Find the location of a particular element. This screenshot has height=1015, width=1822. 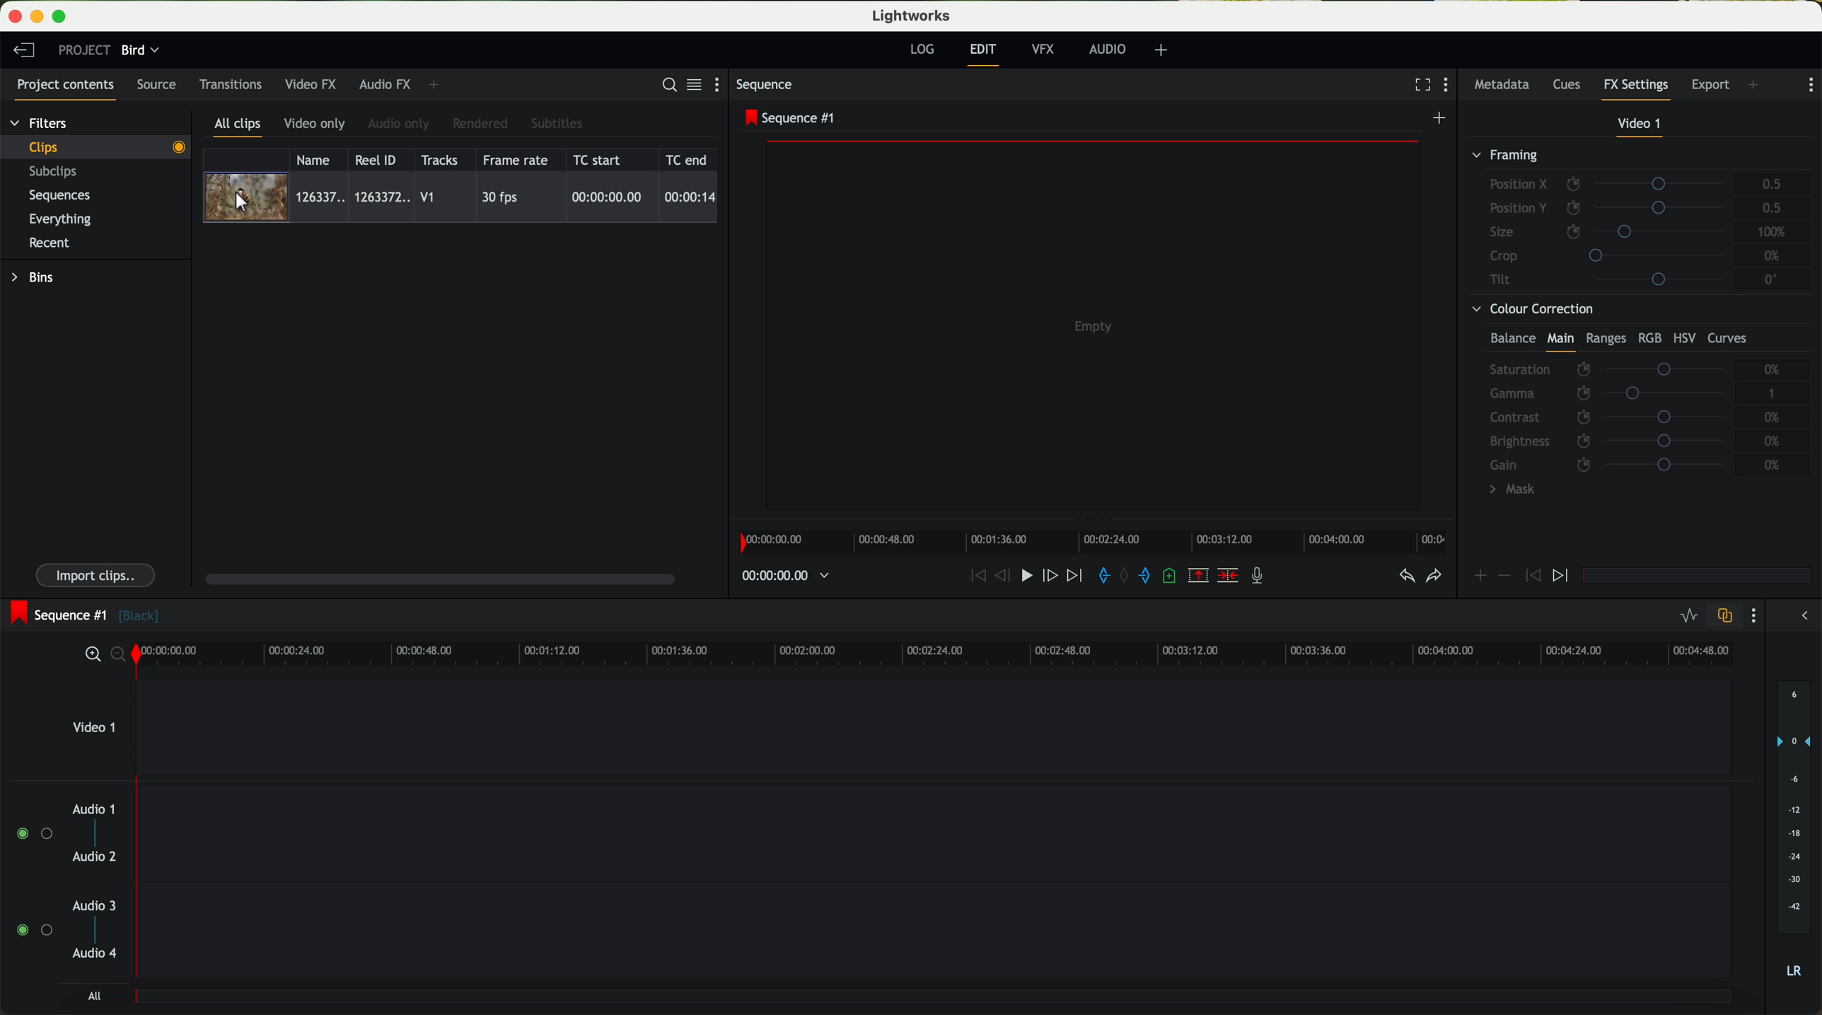

record a voice-over is located at coordinates (1263, 577).